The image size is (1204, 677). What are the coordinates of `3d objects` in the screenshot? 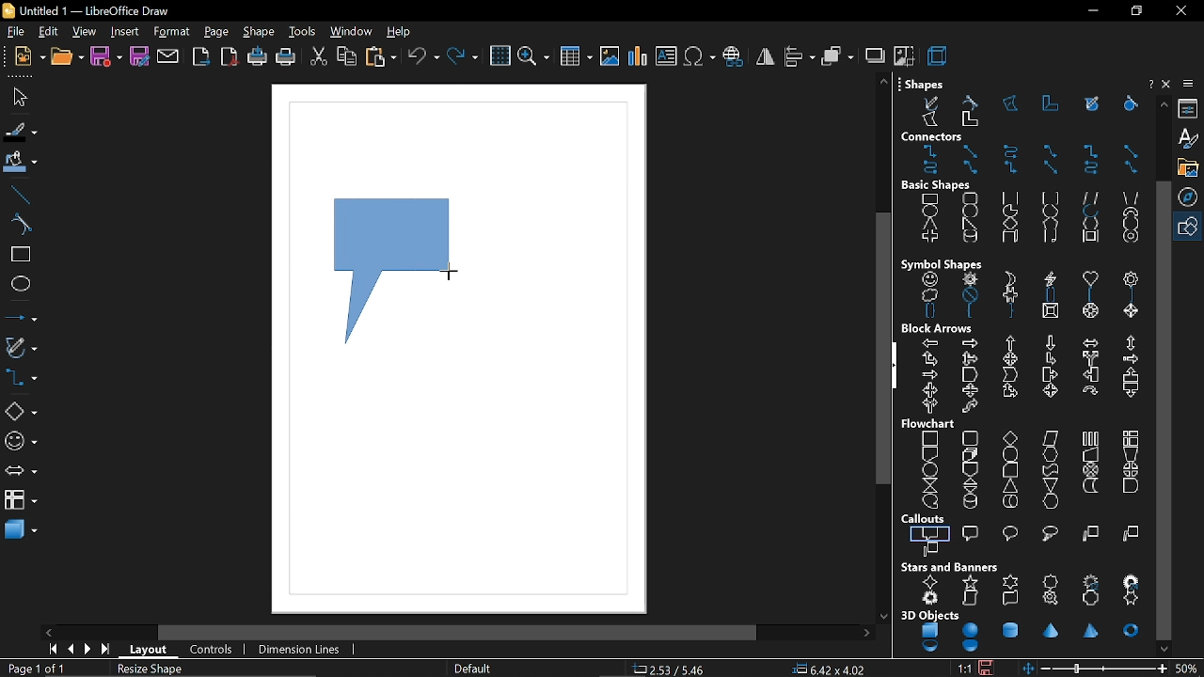 It's located at (929, 615).